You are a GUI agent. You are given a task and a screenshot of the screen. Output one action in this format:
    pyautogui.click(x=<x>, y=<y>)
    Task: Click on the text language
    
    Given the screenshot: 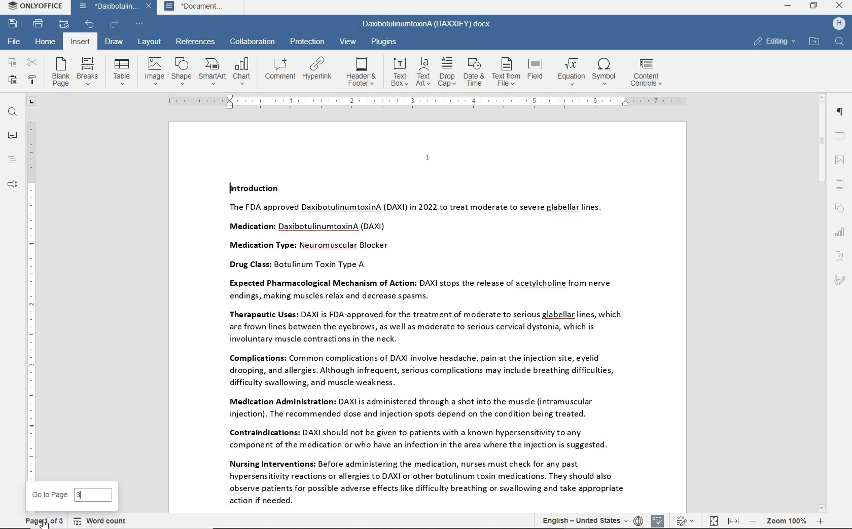 What is the action you would take?
    pyautogui.click(x=582, y=520)
    